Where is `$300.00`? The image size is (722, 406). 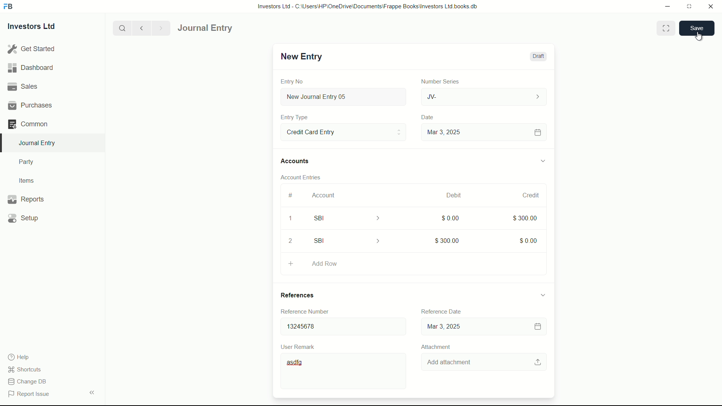
$300.00 is located at coordinates (447, 239).